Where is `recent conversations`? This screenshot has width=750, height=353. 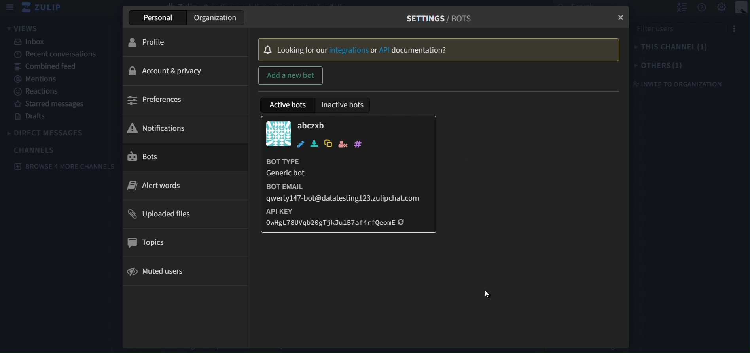
recent conversations is located at coordinates (57, 55).